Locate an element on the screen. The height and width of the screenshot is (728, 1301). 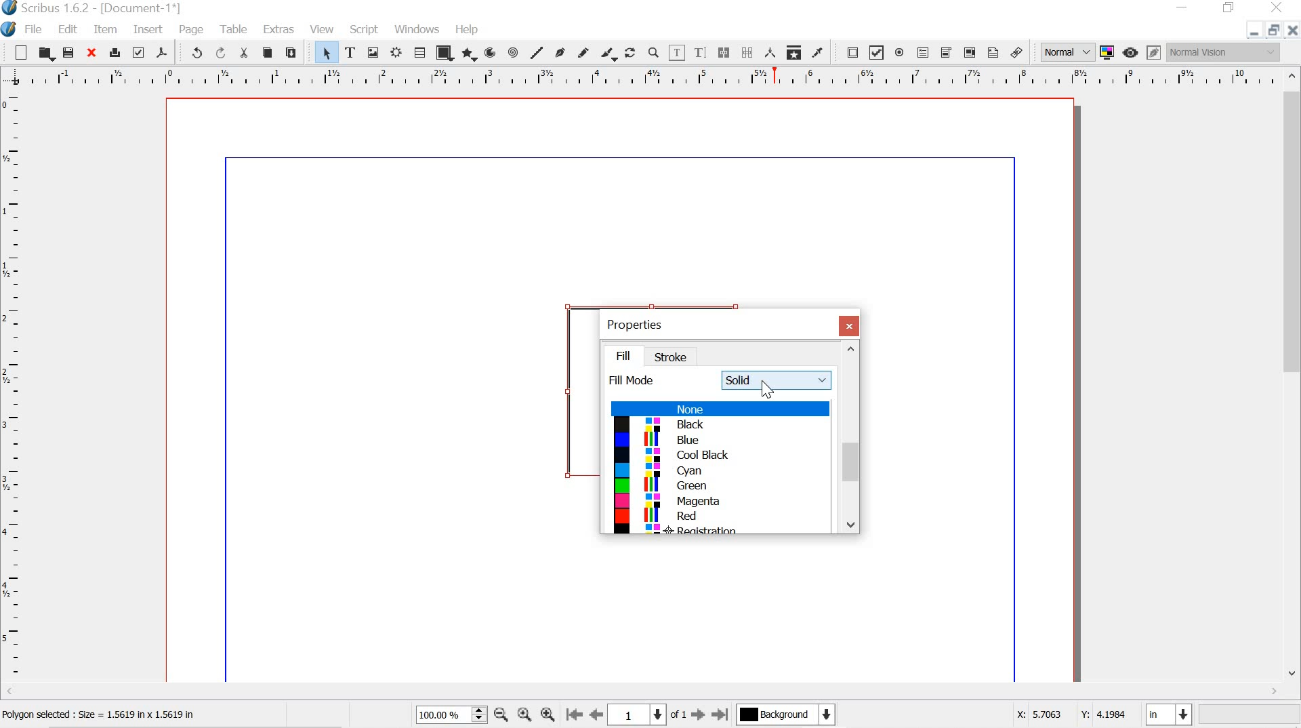
link text frames is located at coordinates (725, 52).